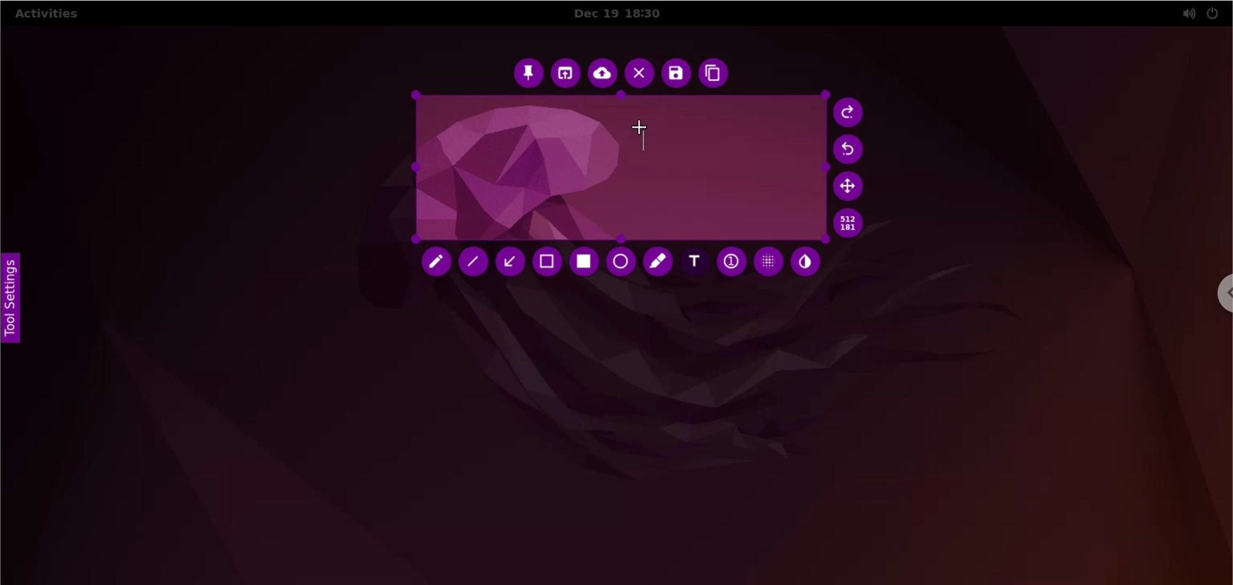 The height and width of the screenshot is (585, 1233). I want to click on chrome options, so click(1220, 293).